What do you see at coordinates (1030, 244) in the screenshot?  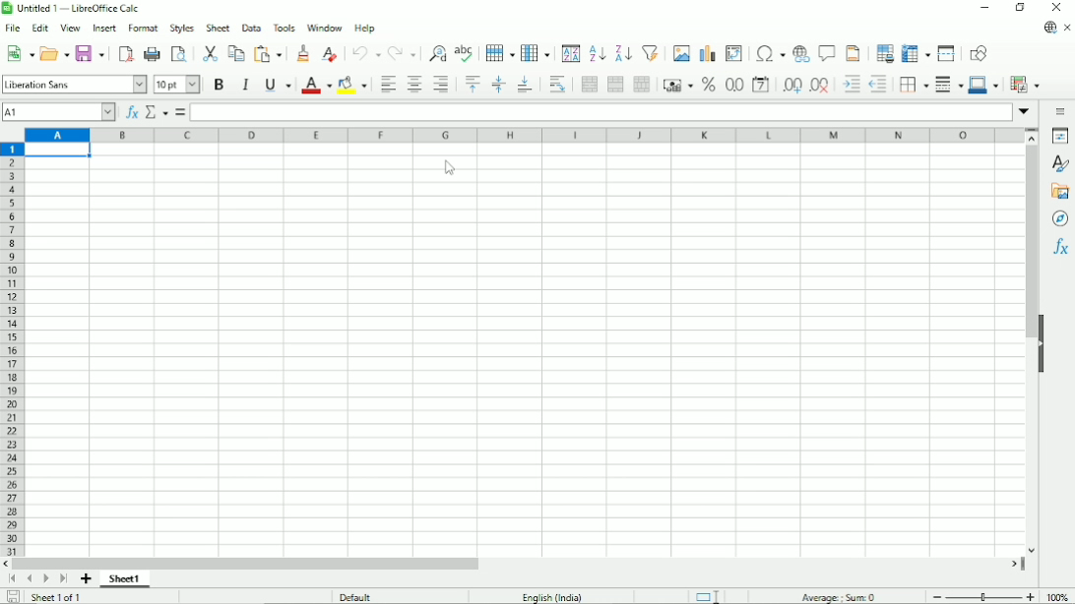 I see `Vertical scrollbar` at bounding box center [1030, 244].